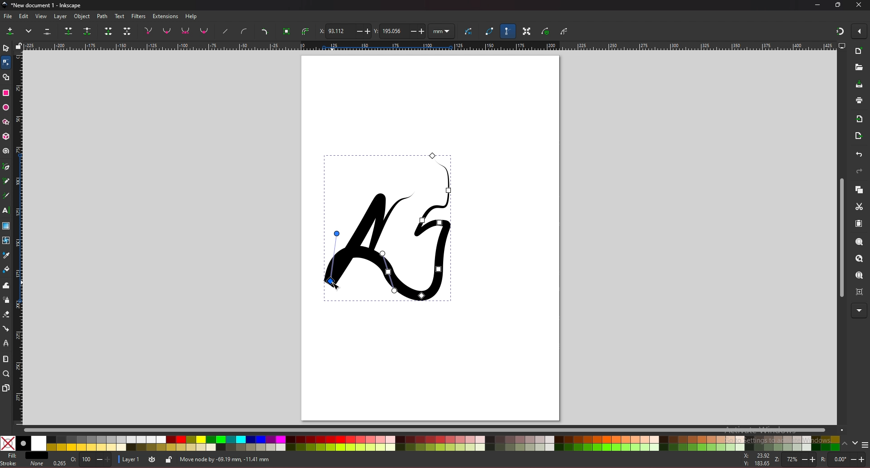 The height and width of the screenshot is (468, 870). Describe the element at coordinates (860, 275) in the screenshot. I see `zoom page` at that location.